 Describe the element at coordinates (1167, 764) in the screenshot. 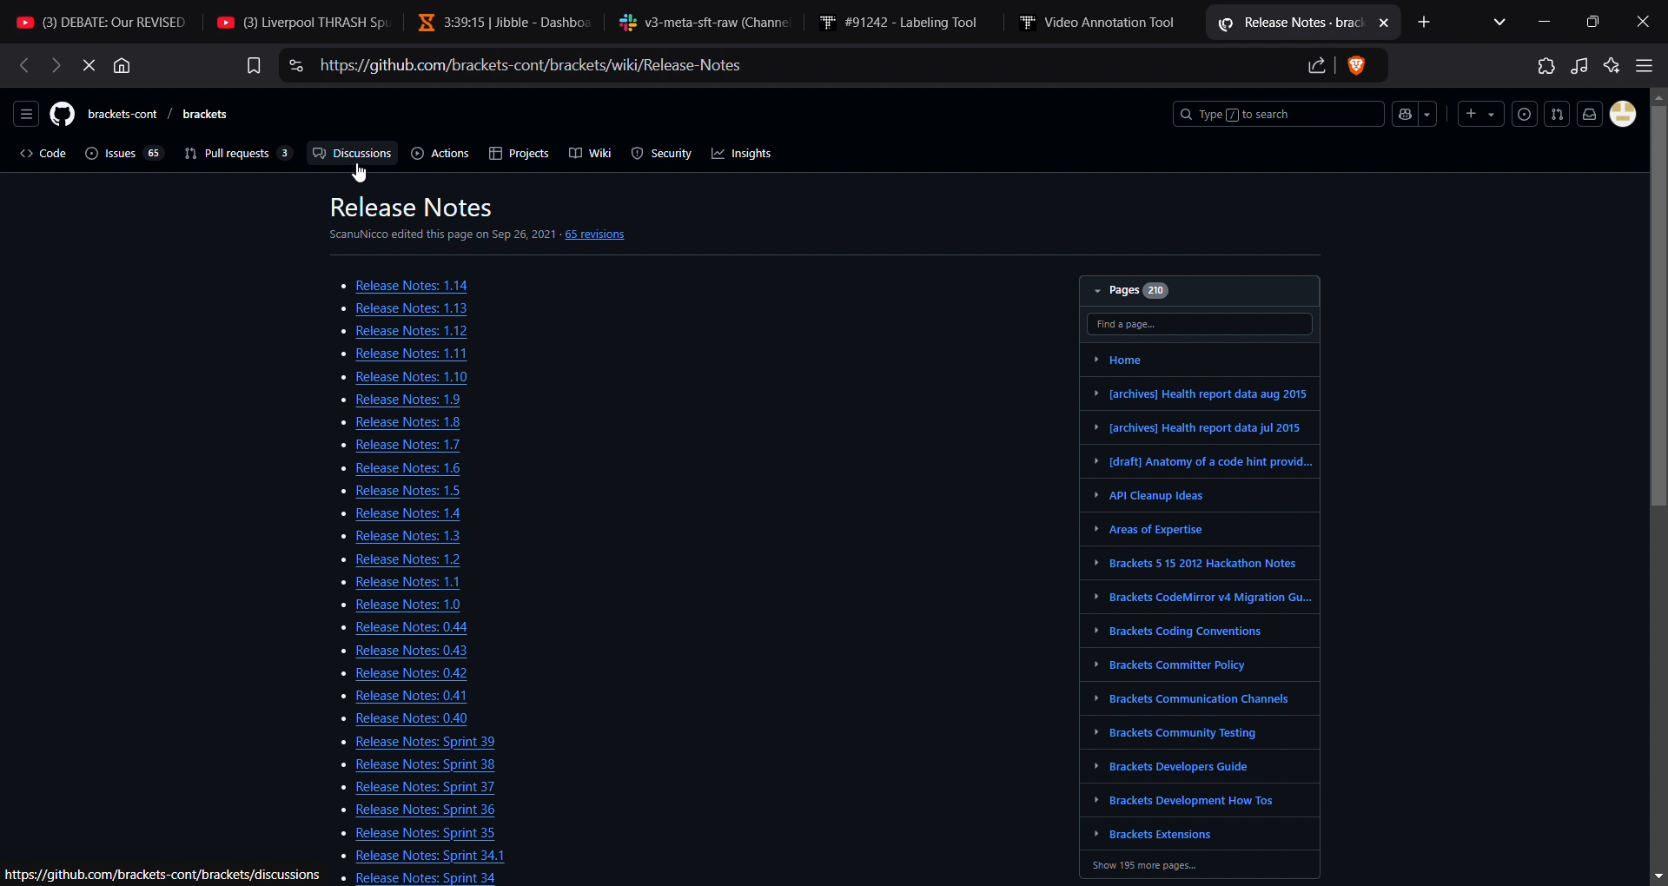

I see `» Brackets Developers Guide` at that location.